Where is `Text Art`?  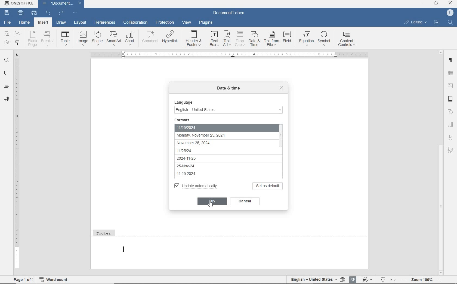 Text Art is located at coordinates (450, 138).